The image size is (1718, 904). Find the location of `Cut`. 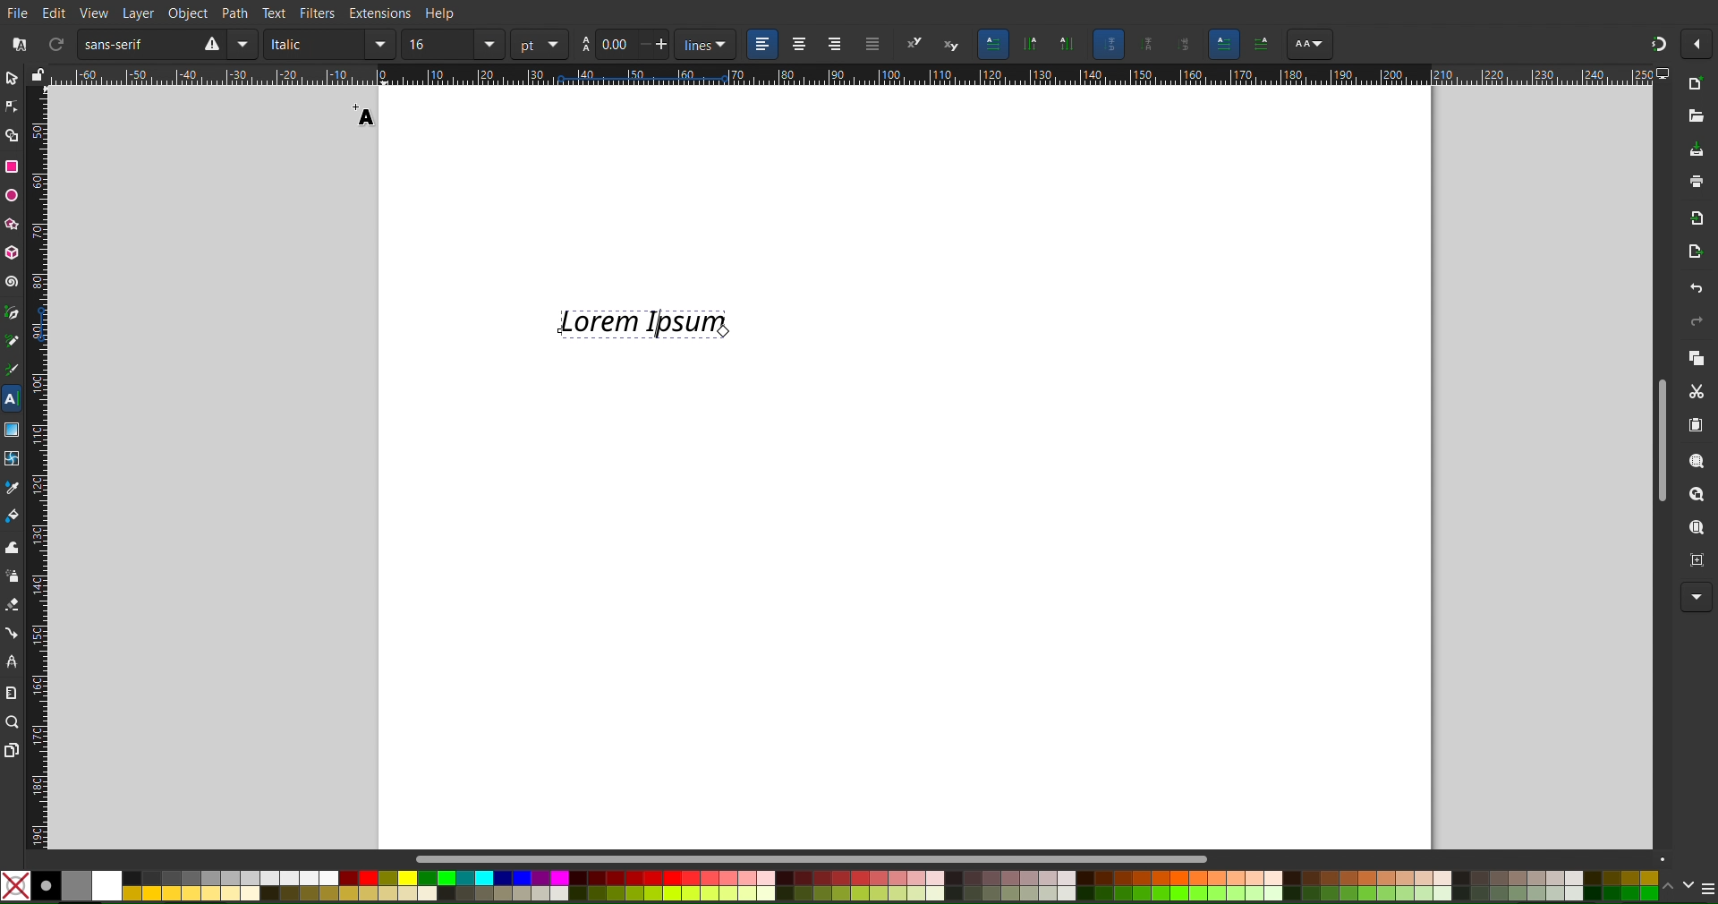

Cut is located at coordinates (1697, 393).